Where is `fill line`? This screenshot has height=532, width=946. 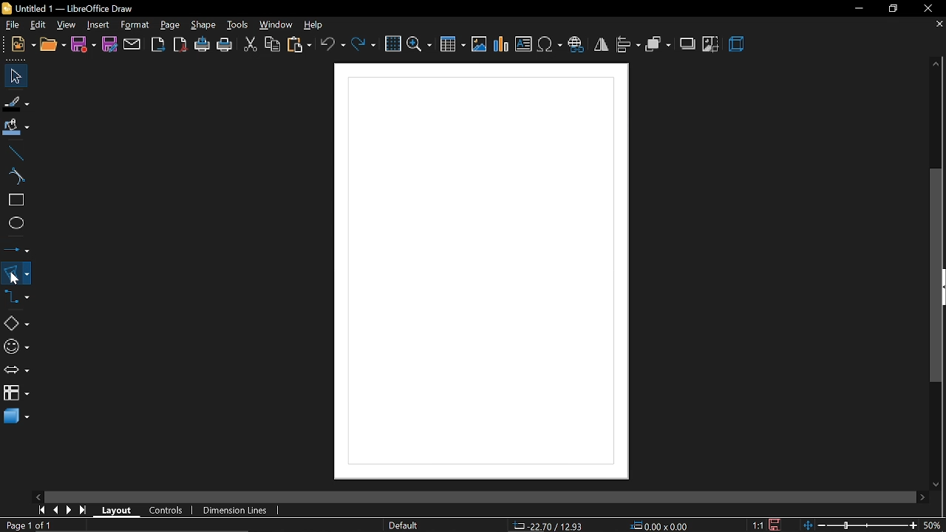
fill line is located at coordinates (15, 102).